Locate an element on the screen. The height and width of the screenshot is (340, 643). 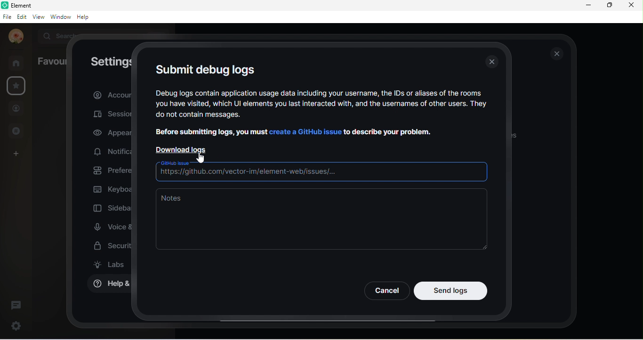
profile photo is located at coordinates (13, 37).